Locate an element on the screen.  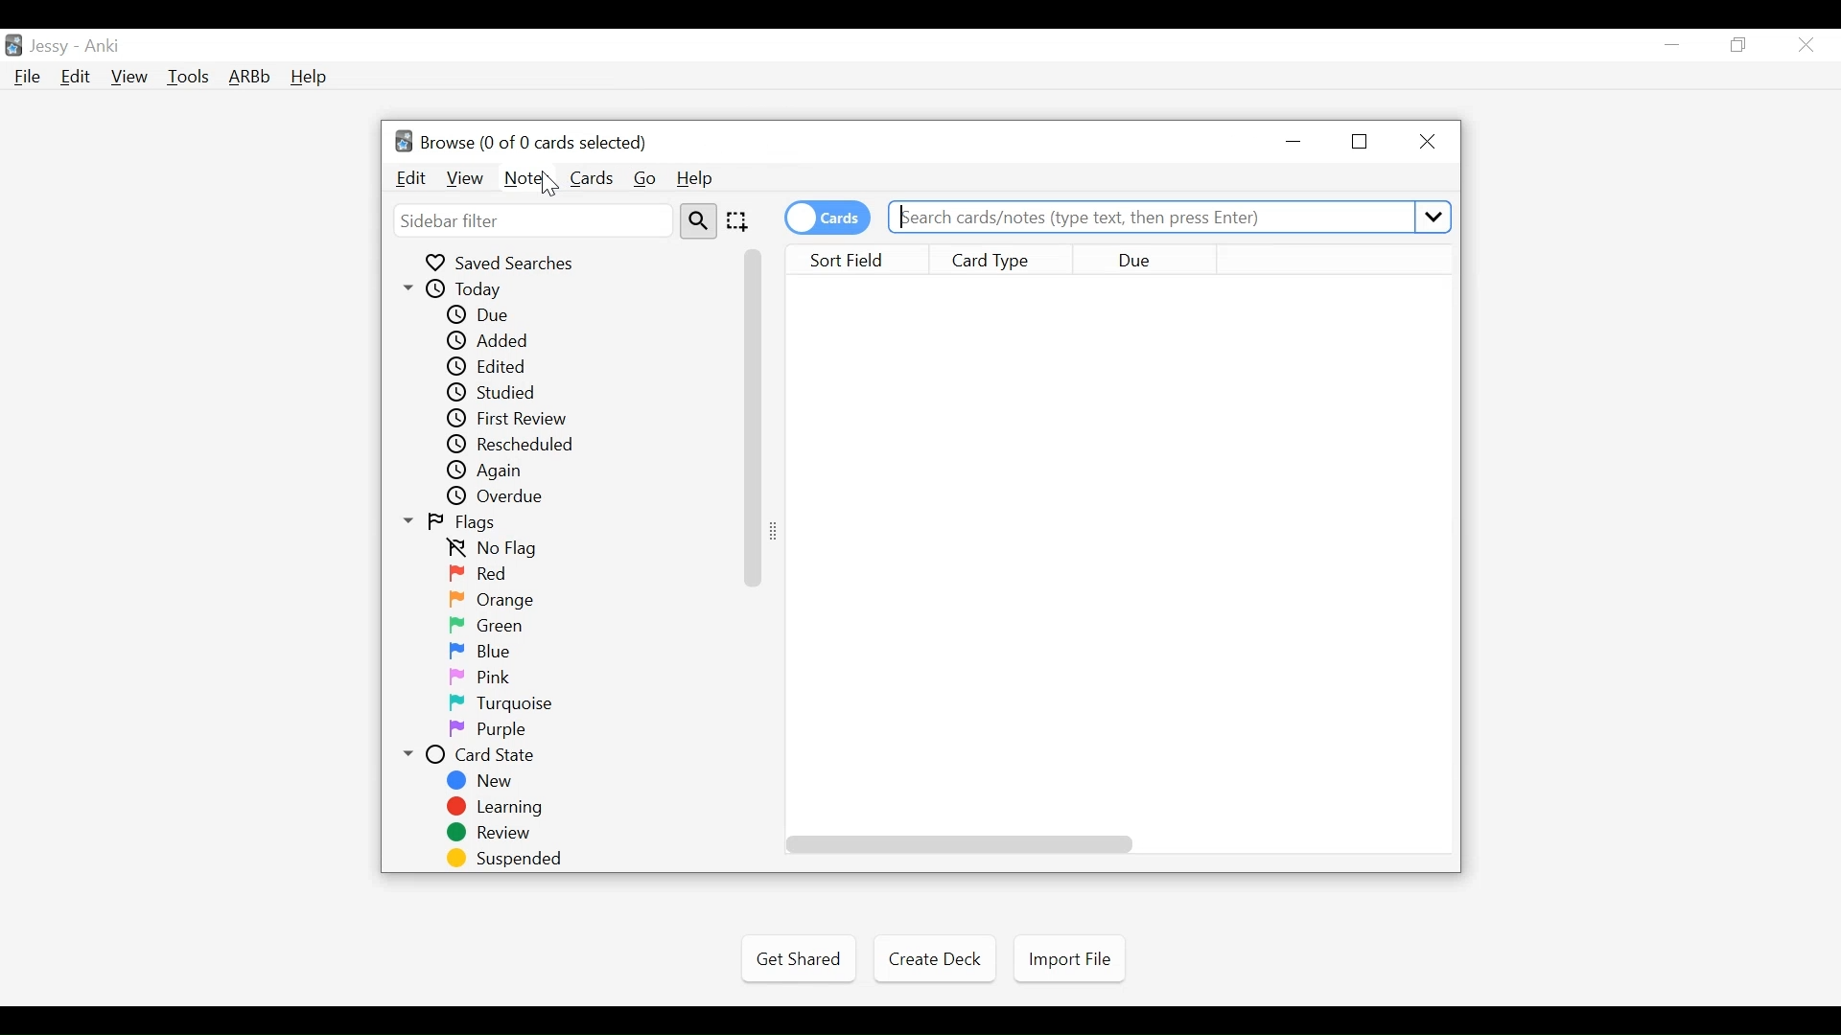
Application logo is located at coordinates (404, 140).